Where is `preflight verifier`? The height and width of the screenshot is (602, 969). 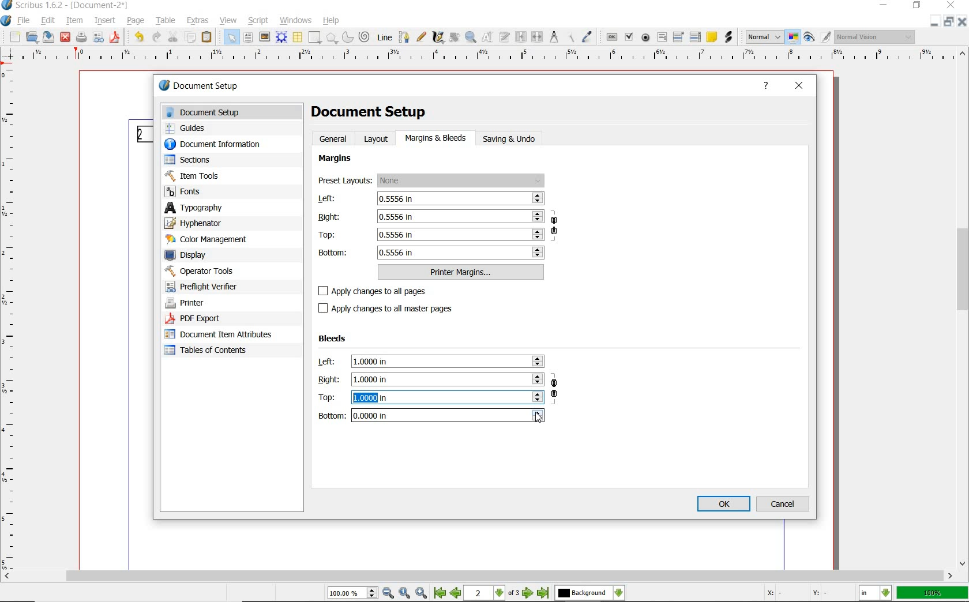 preflight verifier is located at coordinates (204, 288).